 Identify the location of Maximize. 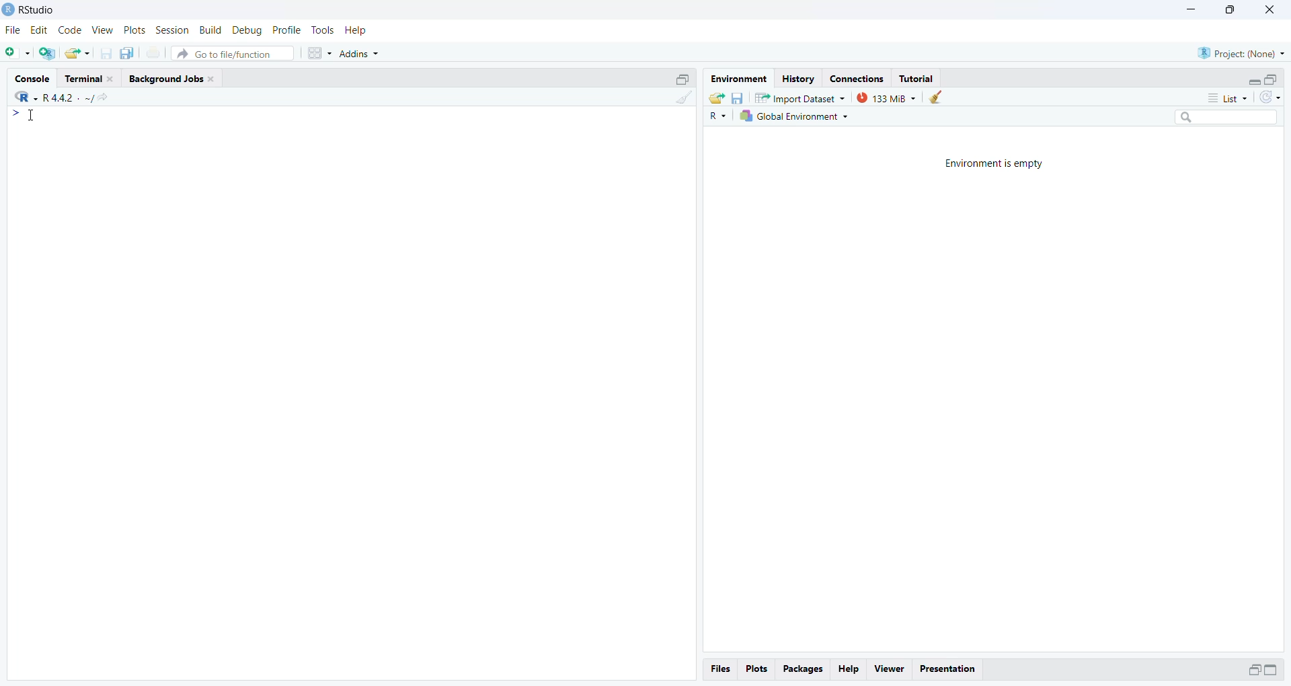
(681, 79).